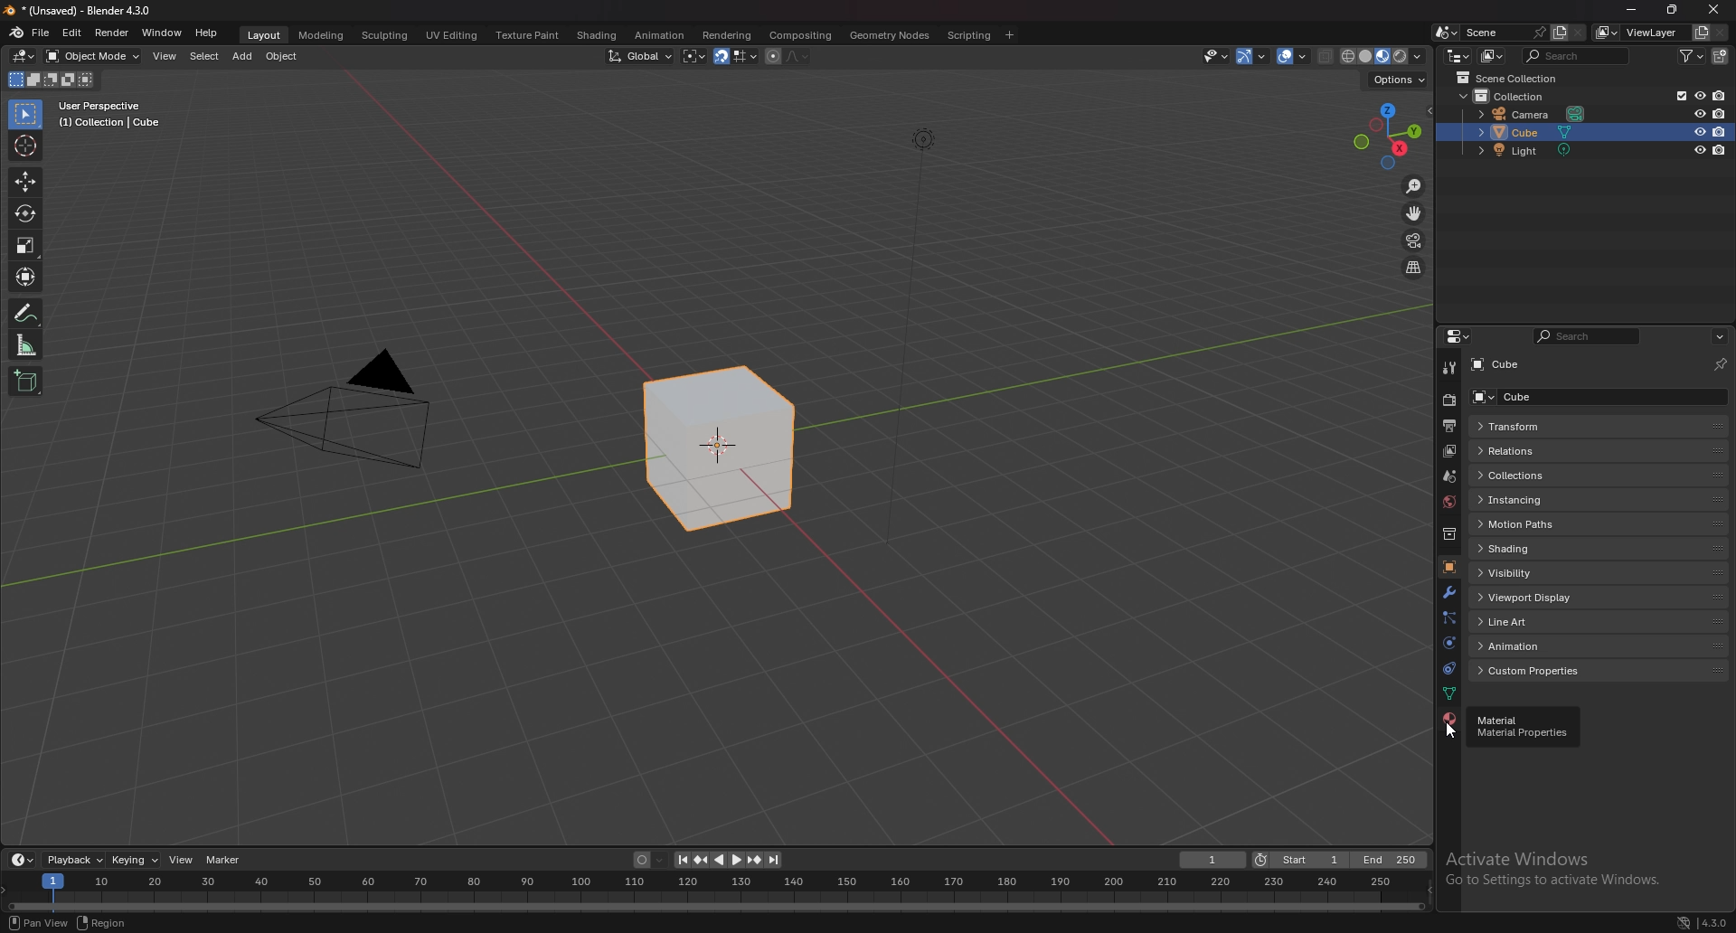 The width and height of the screenshot is (1736, 933). Describe the element at coordinates (204, 57) in the screenshot. I see `select` at that location.